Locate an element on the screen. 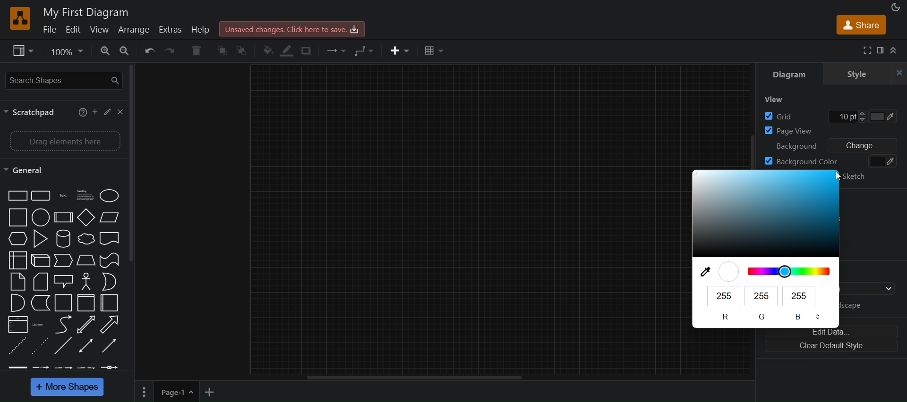 This screenshot has width=907, height=402. format is located at coordinates (880, 50).